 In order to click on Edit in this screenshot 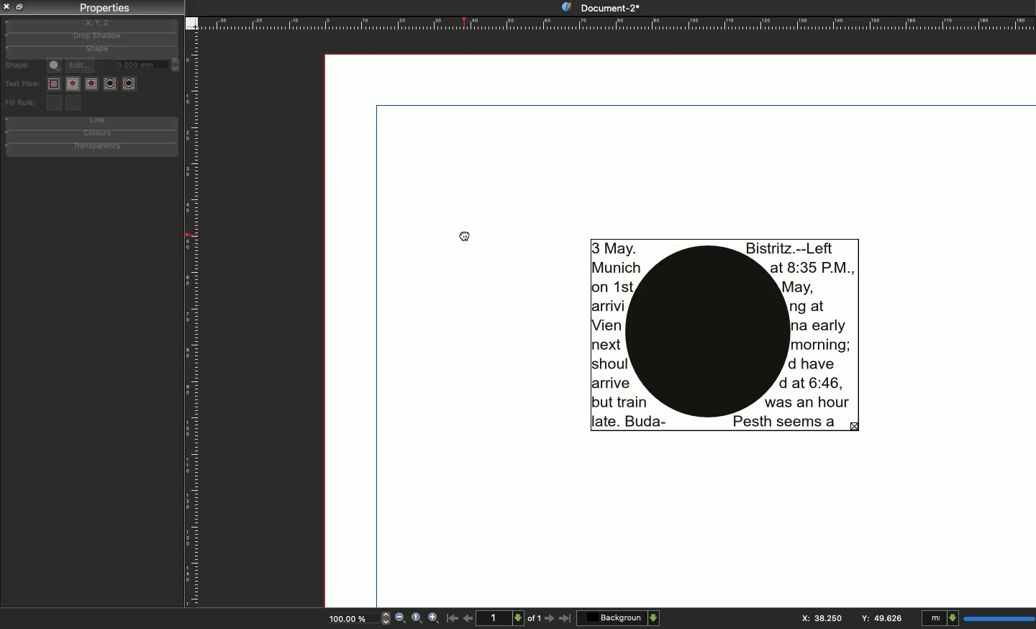, I will do `click(80, 63)`.